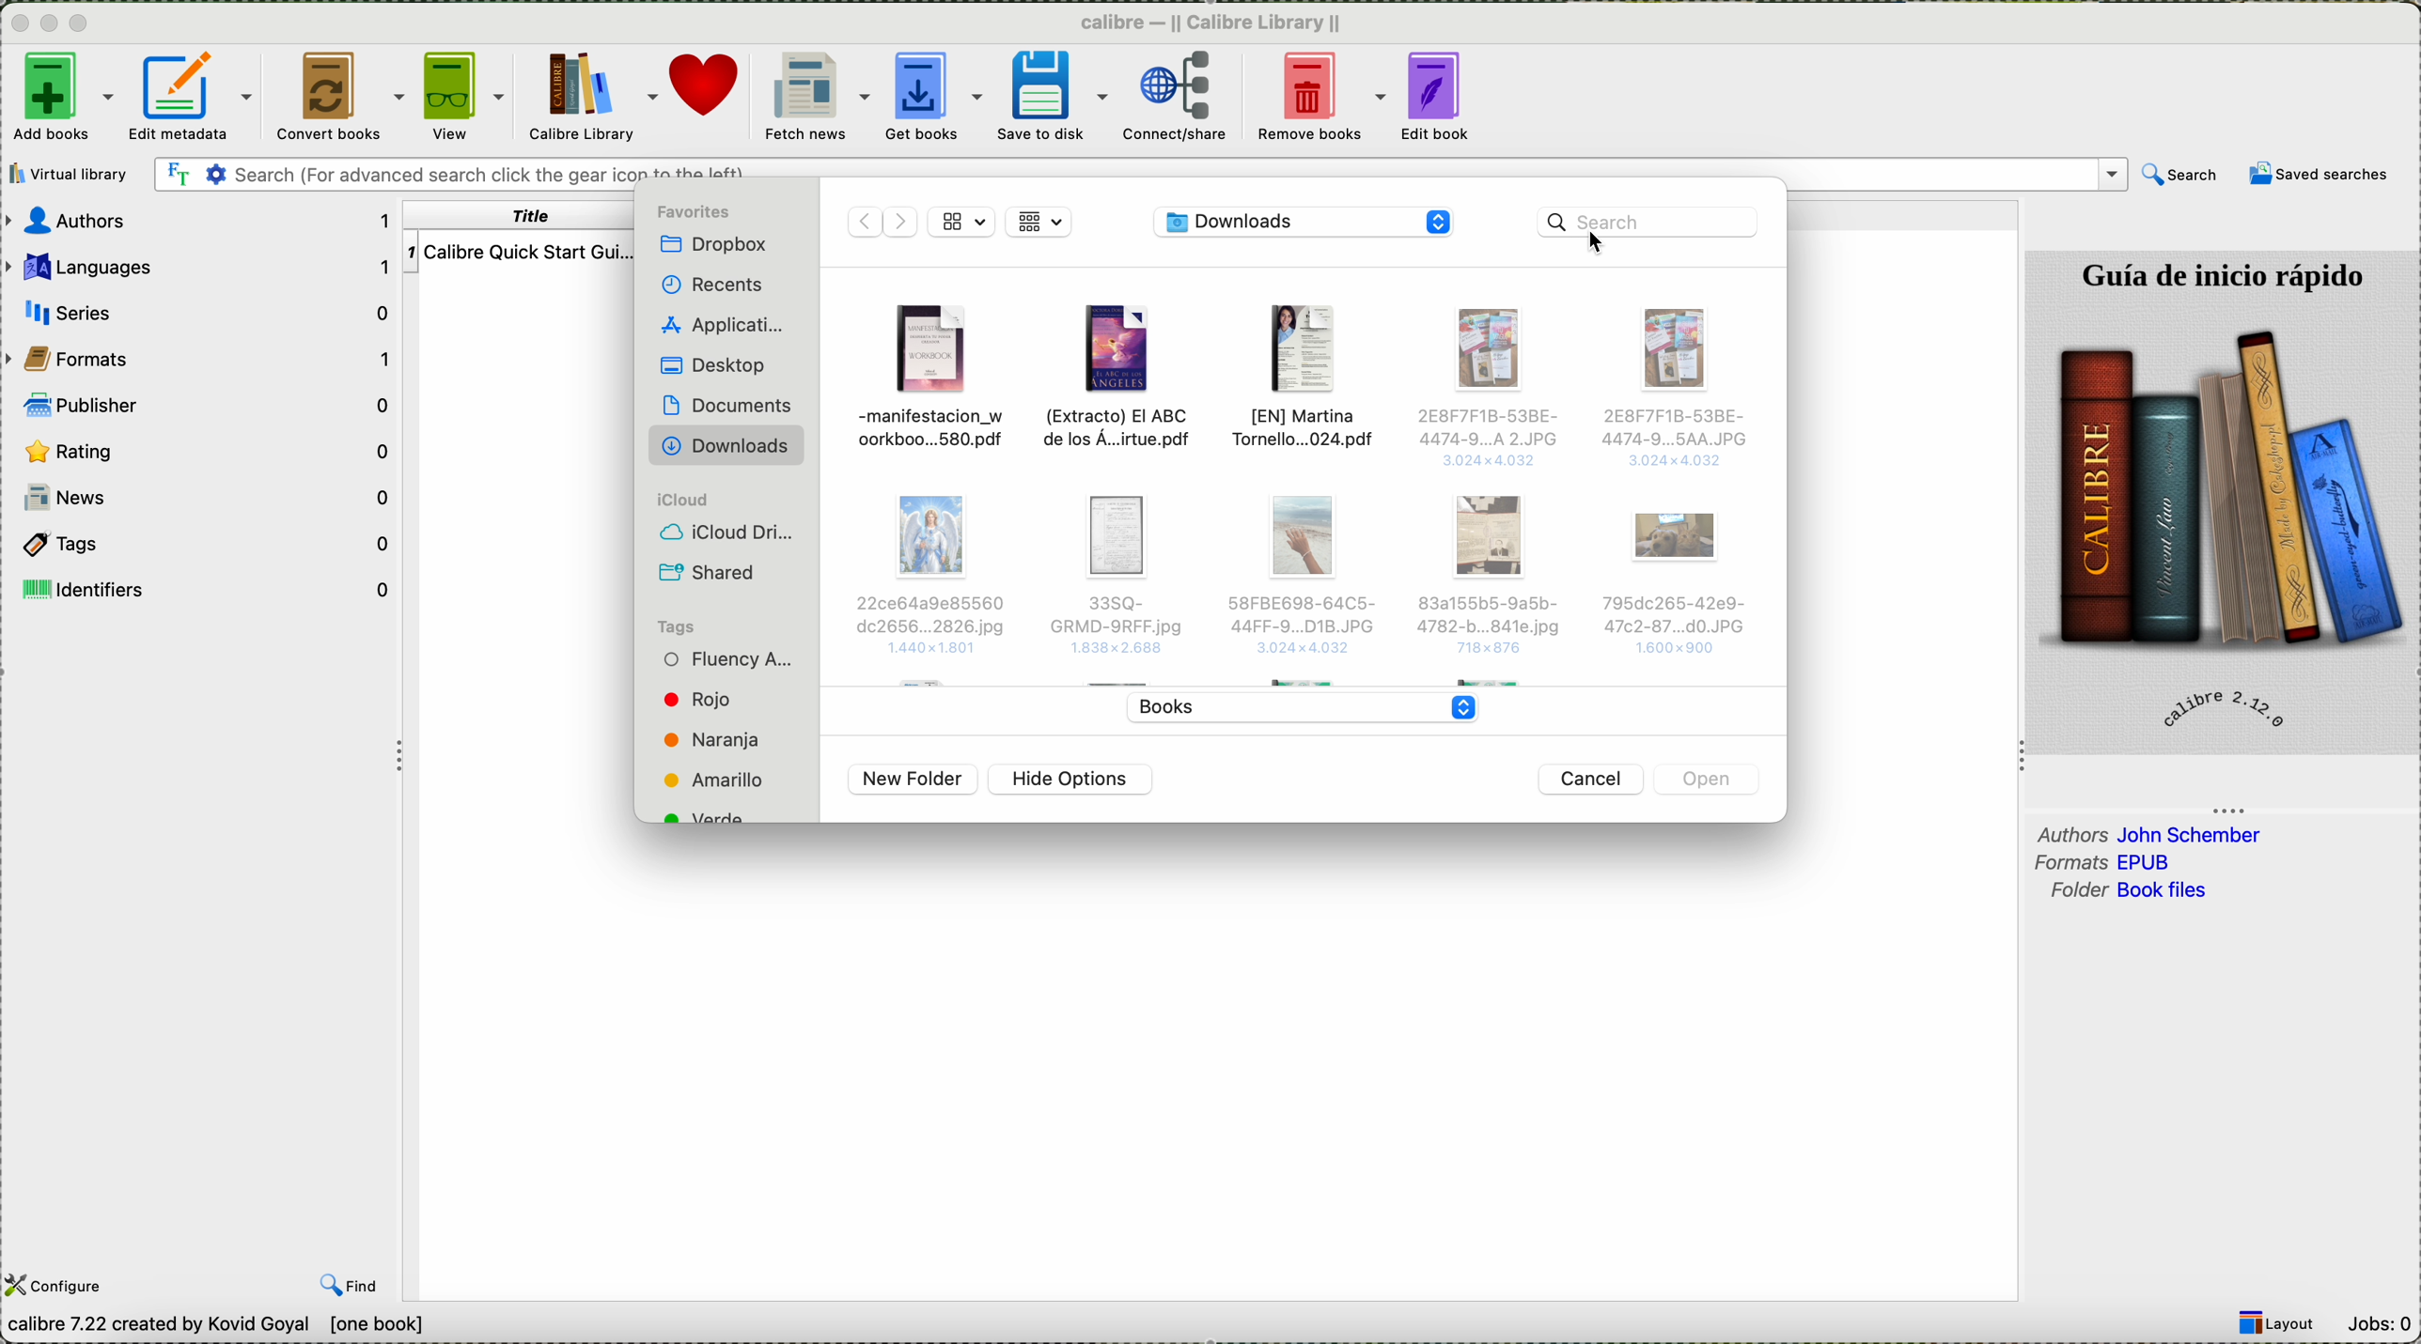  I want to click on view, so click(461, 97).